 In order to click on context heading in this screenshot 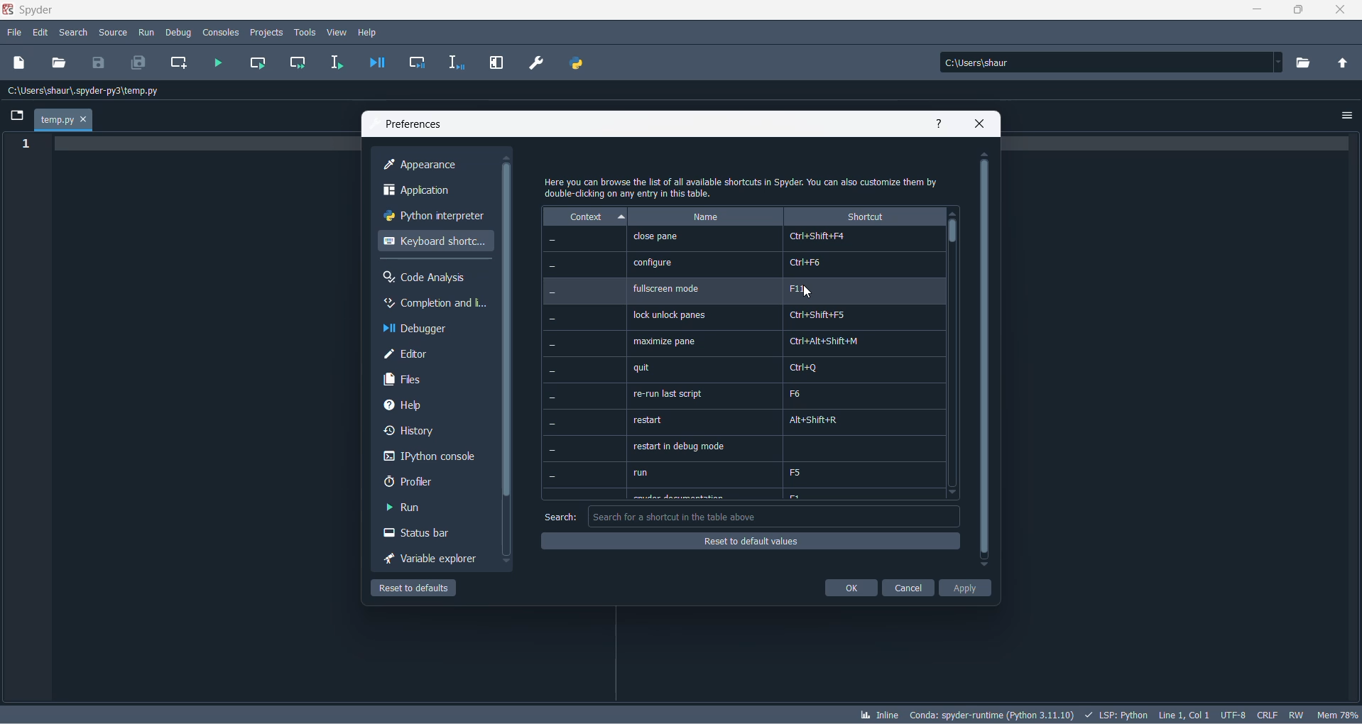, I will do `click(585, 215)`.